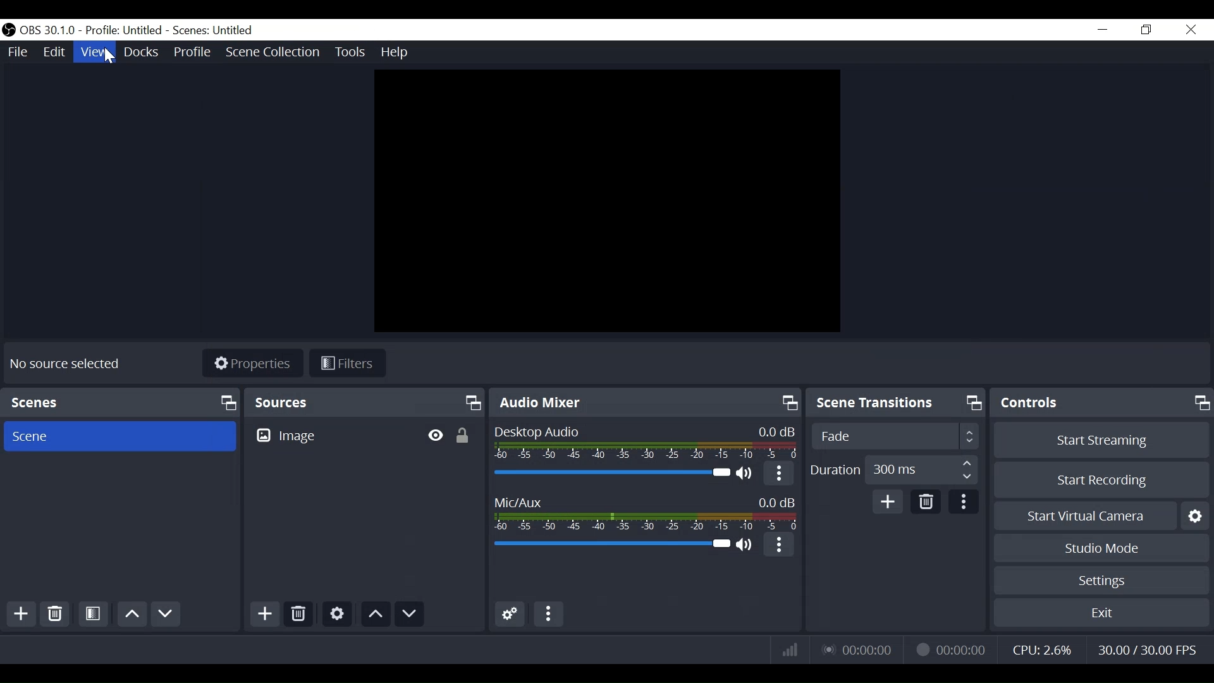 Image resolution: width=1214 pixels, height=683 pixels. What do you see at coordinates (745, 474) in the screenshot?
I see `(un)mute` at bounding box center [745, 474].